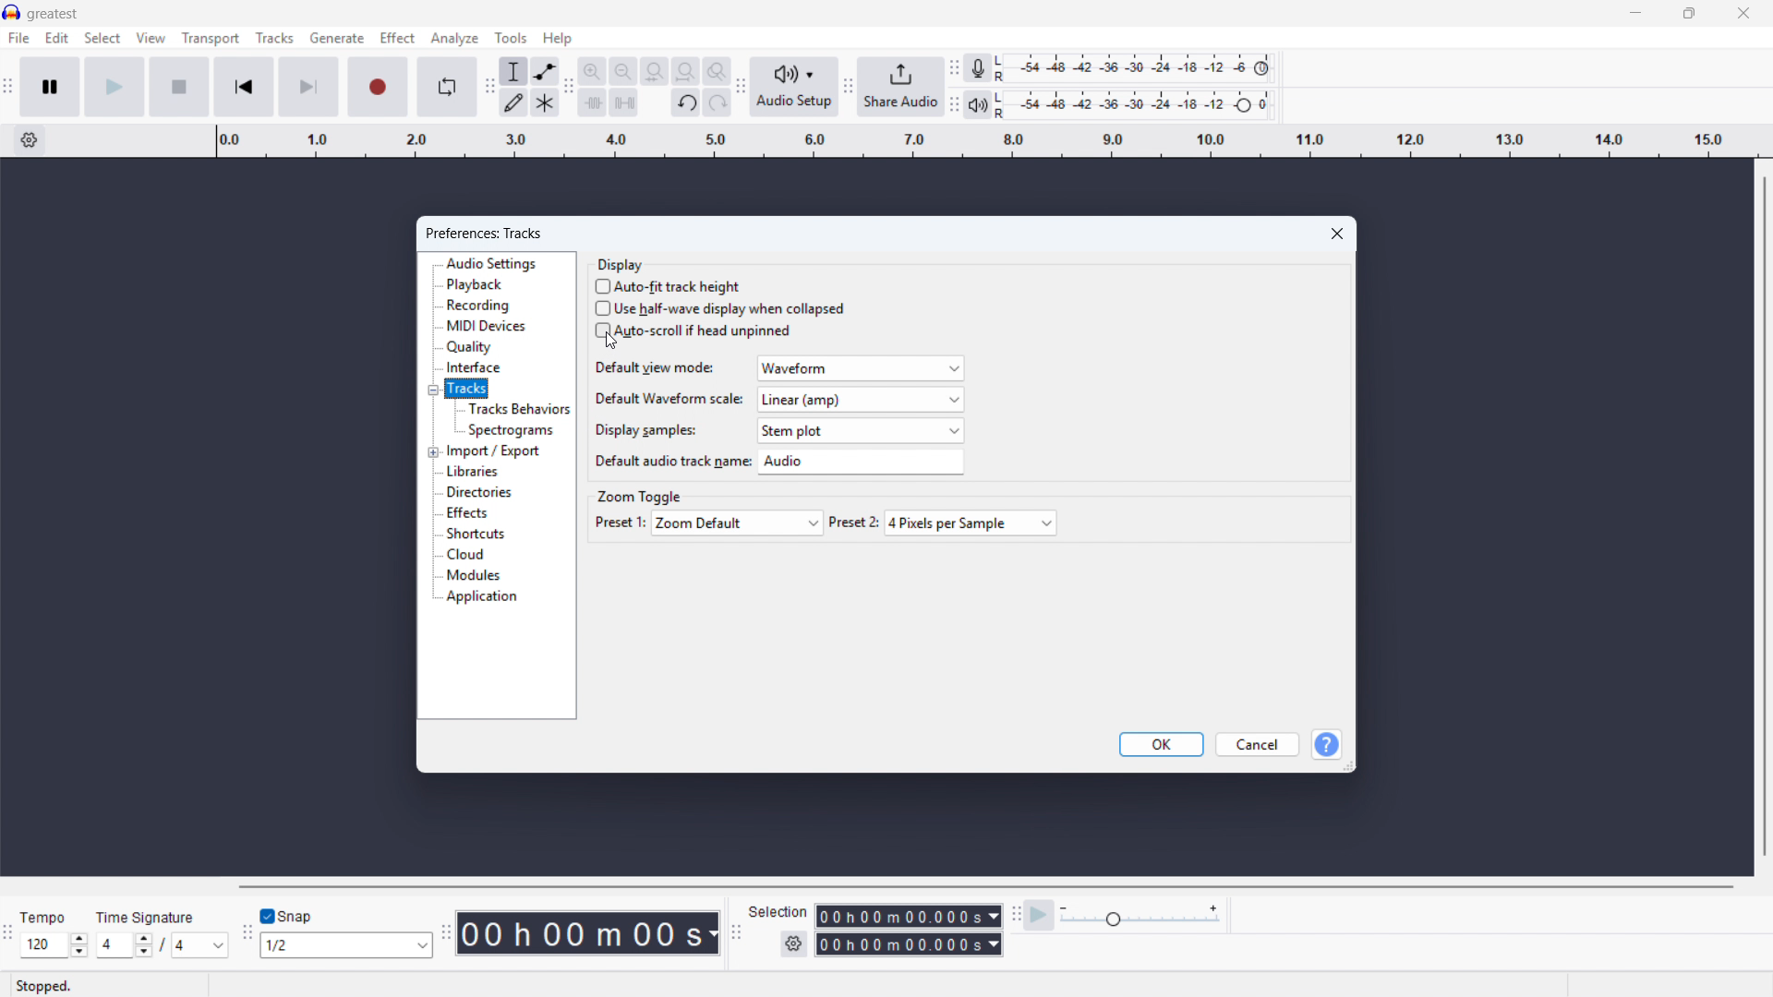  Describe the element at coordinates (346, 944) in the screenshot. I see `Select snapping ` at that location.